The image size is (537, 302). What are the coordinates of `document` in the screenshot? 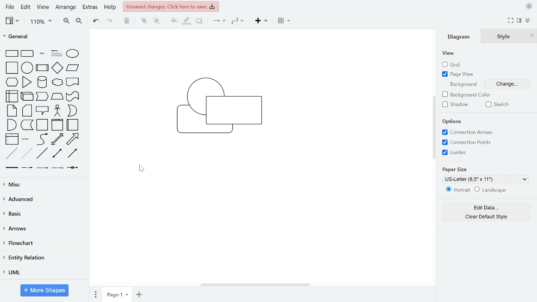 It's located at (73, 83).